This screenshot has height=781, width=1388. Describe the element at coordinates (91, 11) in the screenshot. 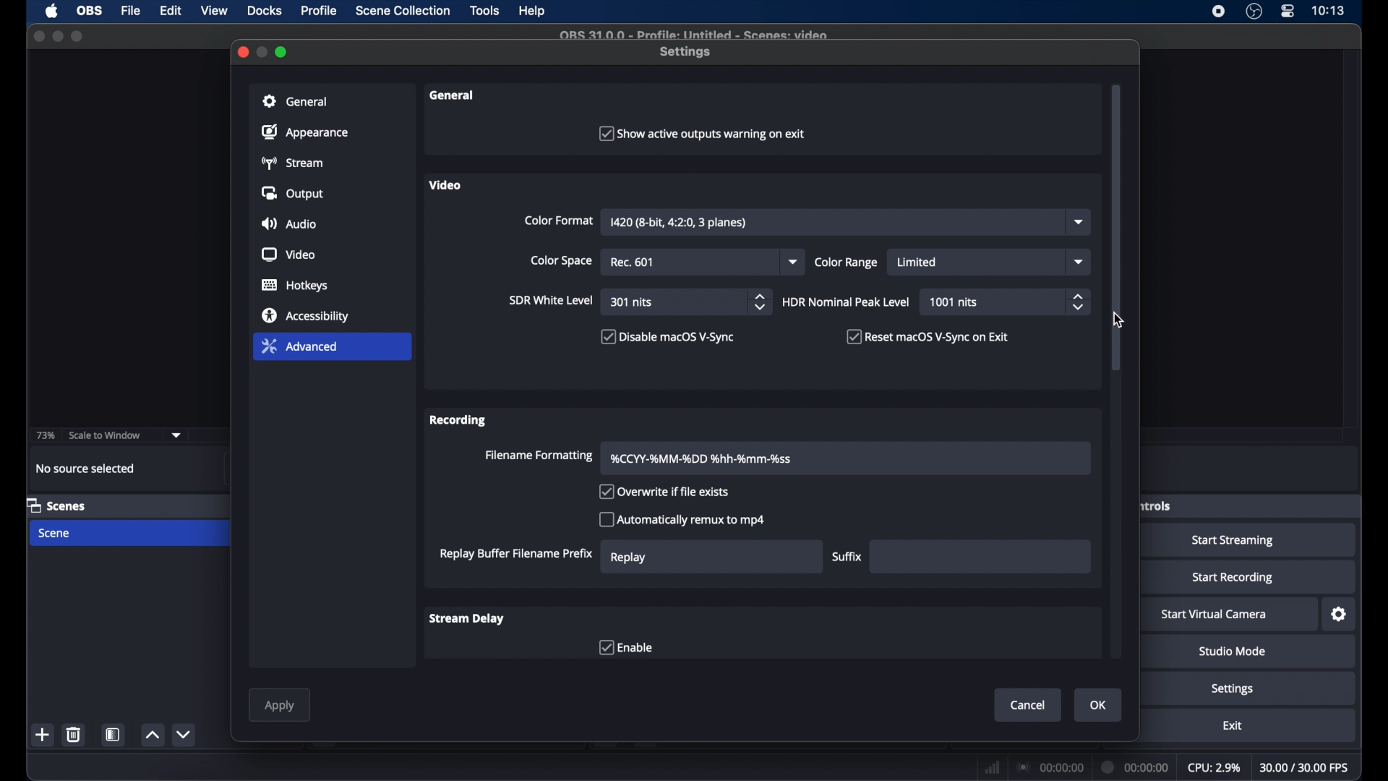

I see `obs` at that location.